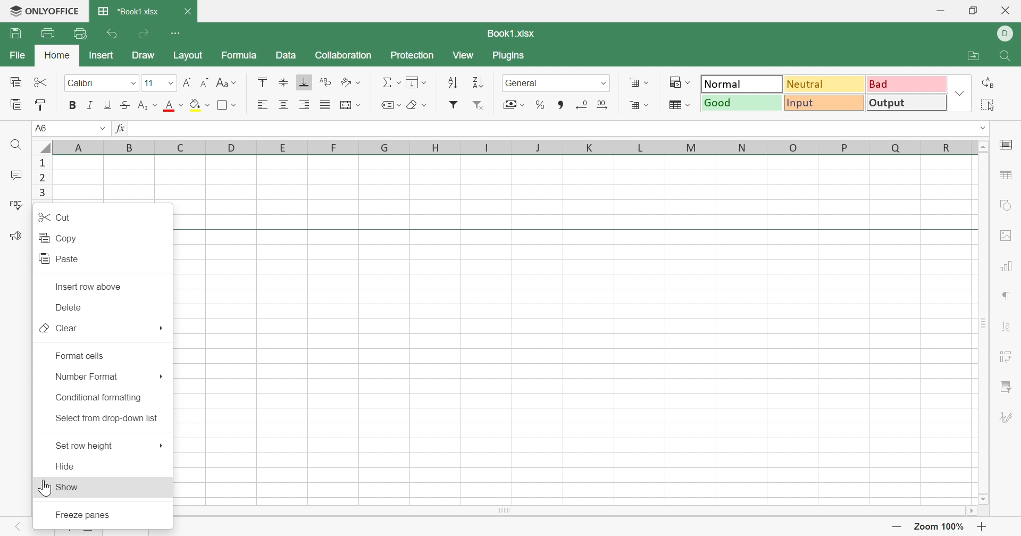  What do you see at coordinates (43, 83) in the screenshot?
I see `Cut` at bounding box center [43, 83].